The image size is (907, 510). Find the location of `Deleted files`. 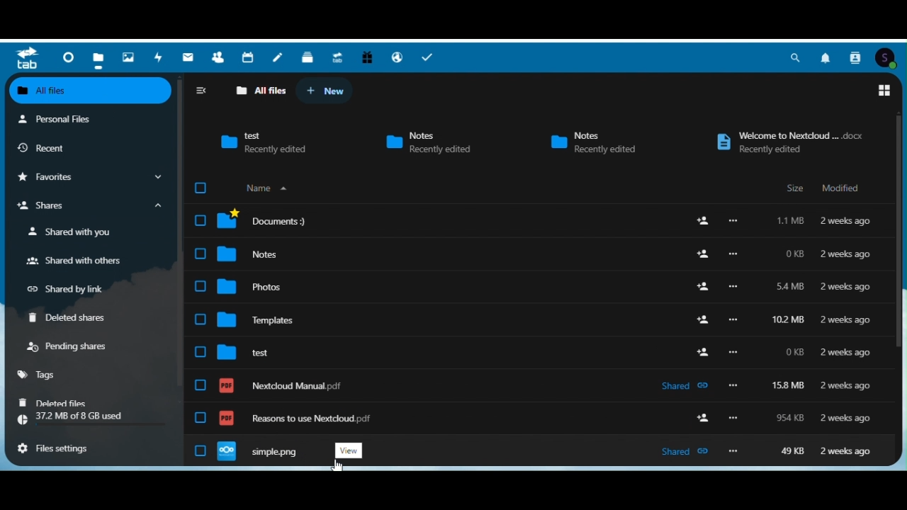

Deleted files is located at coordinates (62, 402).